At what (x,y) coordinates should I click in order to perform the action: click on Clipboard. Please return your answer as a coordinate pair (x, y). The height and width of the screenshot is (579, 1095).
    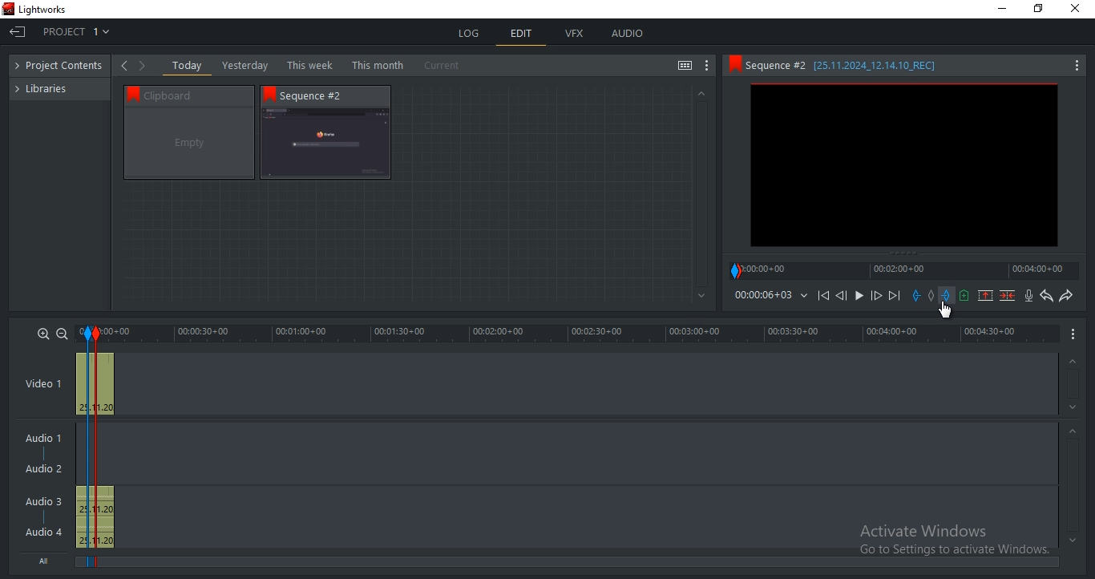
    Looking at the image, I should click on (196, 95).